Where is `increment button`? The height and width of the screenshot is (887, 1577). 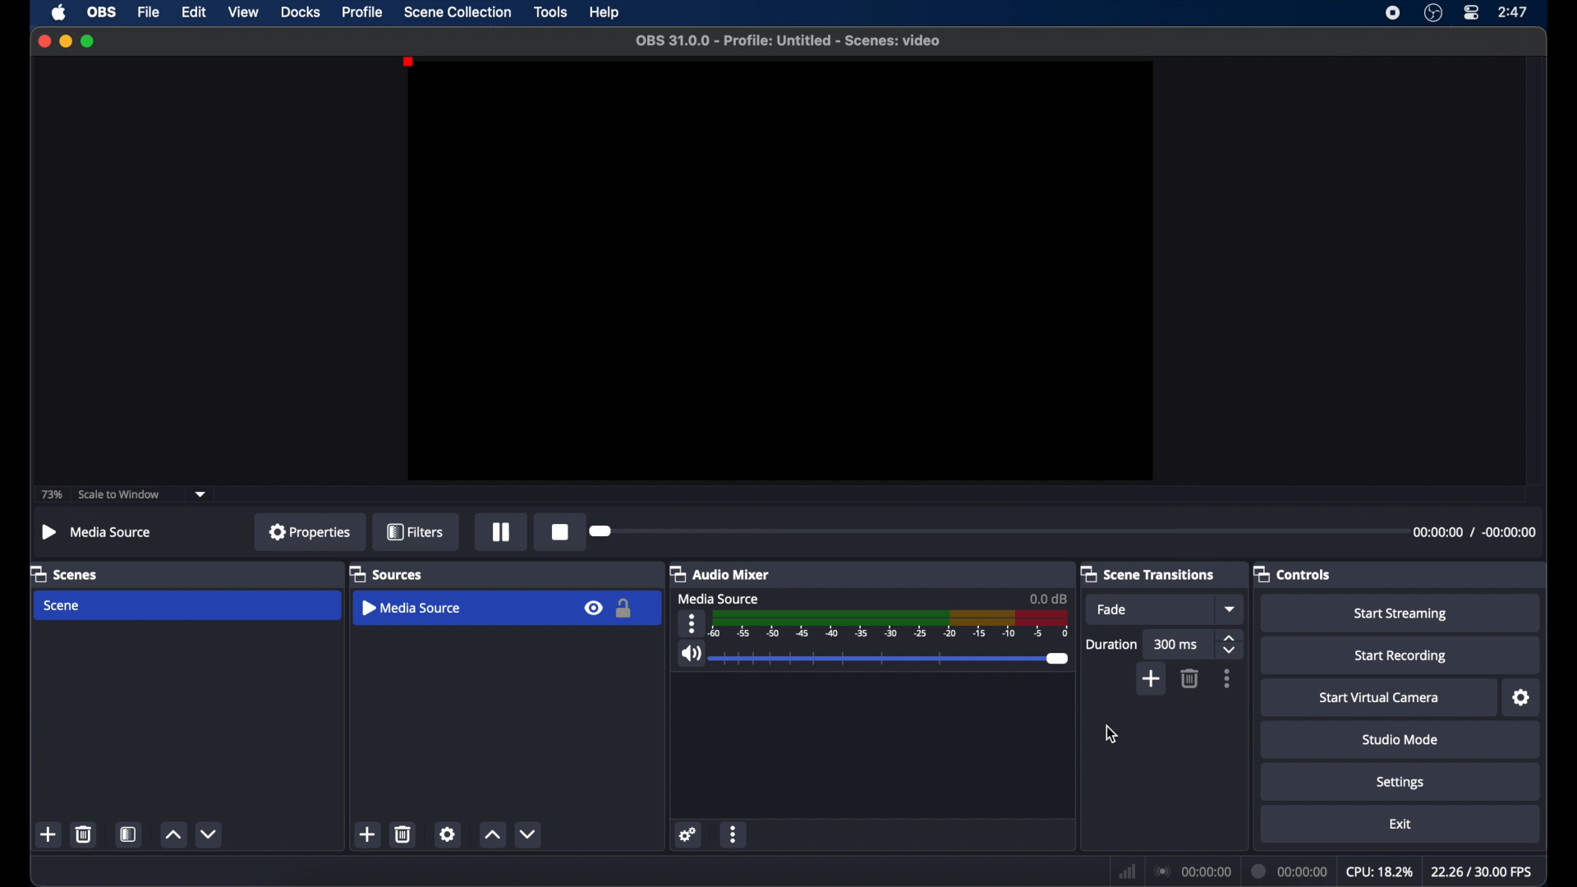
increment button is located at coordinates (172, 834).